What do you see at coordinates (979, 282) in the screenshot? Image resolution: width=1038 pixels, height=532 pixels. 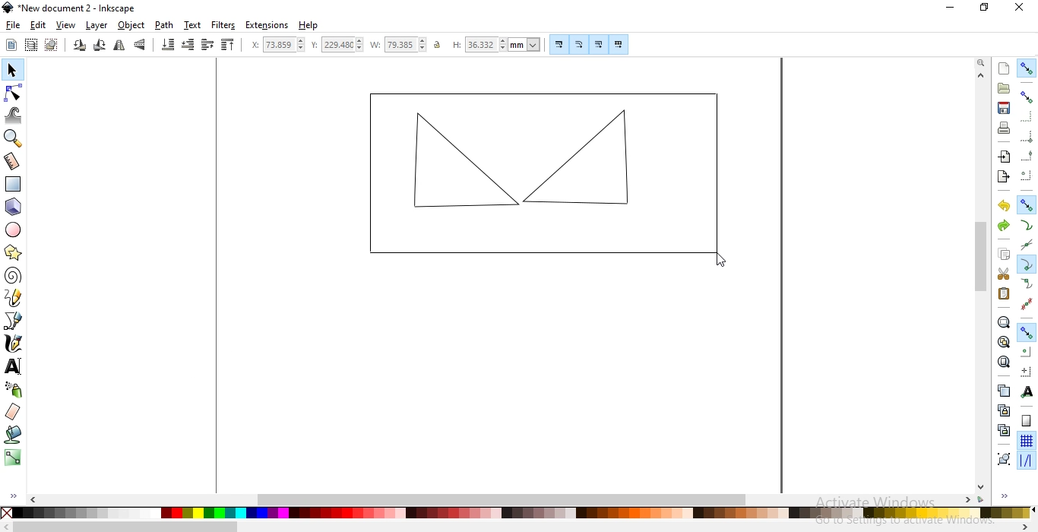 I see `scrollbar` at bounding box center [979, 282].